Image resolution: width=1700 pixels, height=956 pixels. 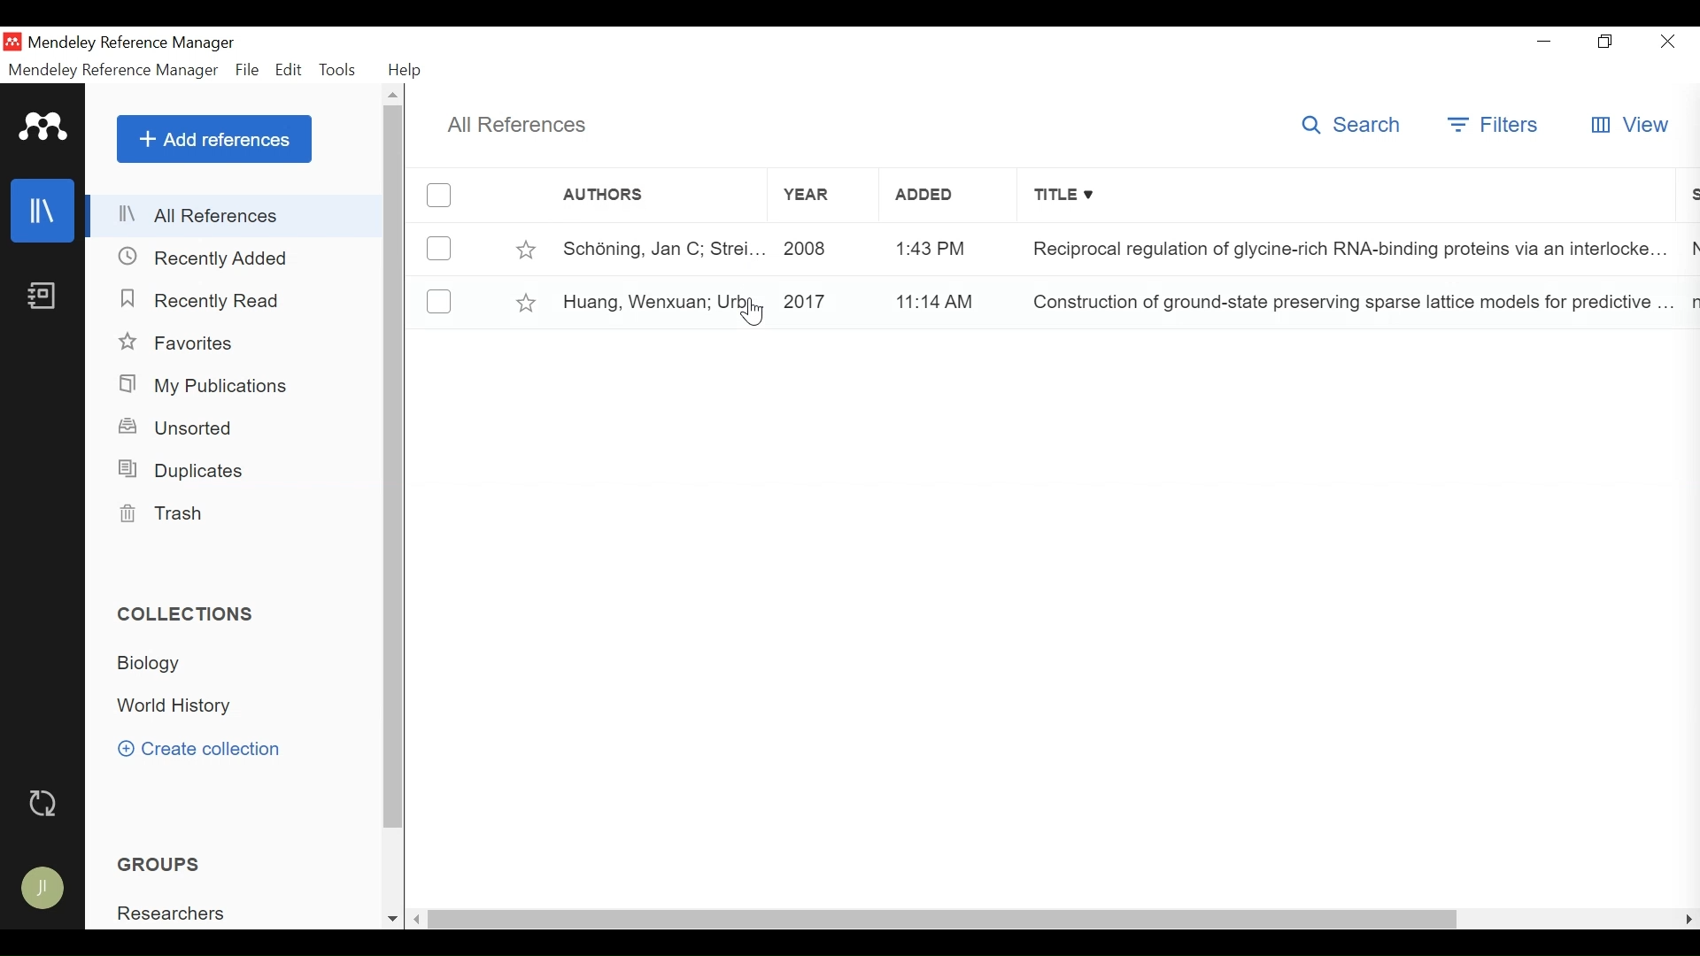 I want to click on Toggle Favorites, so click(x=525, y=302).